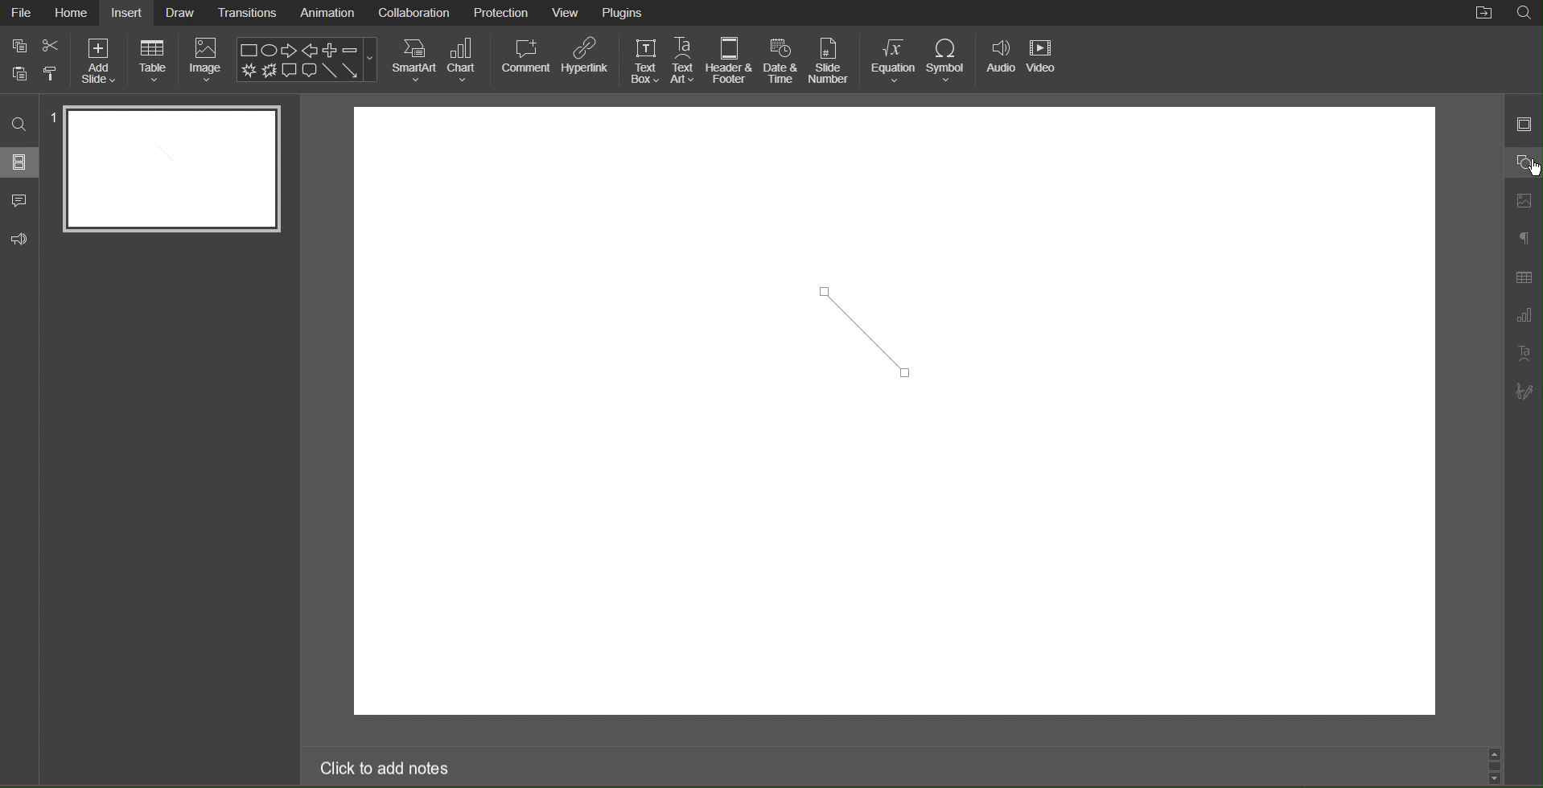 The height and width of the screenshot is (788, 1543). I want to click on Symbol, so click(951, 59).